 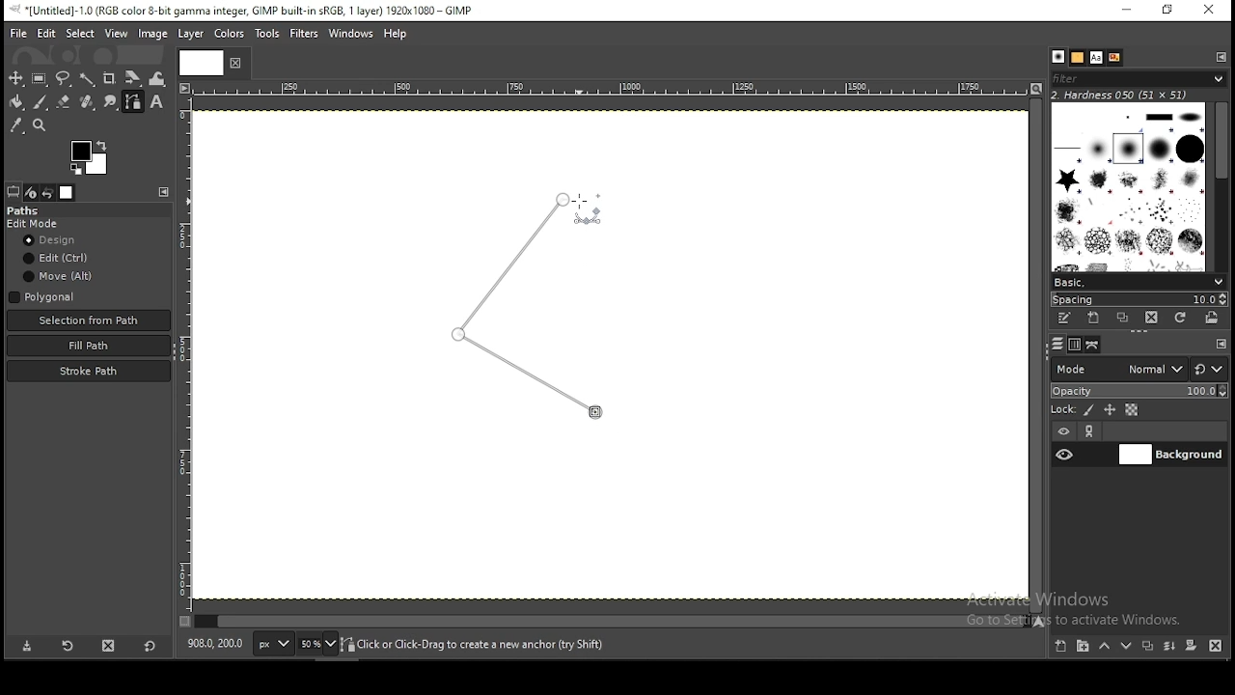 I want to click on select, so click(x=79, y=34).